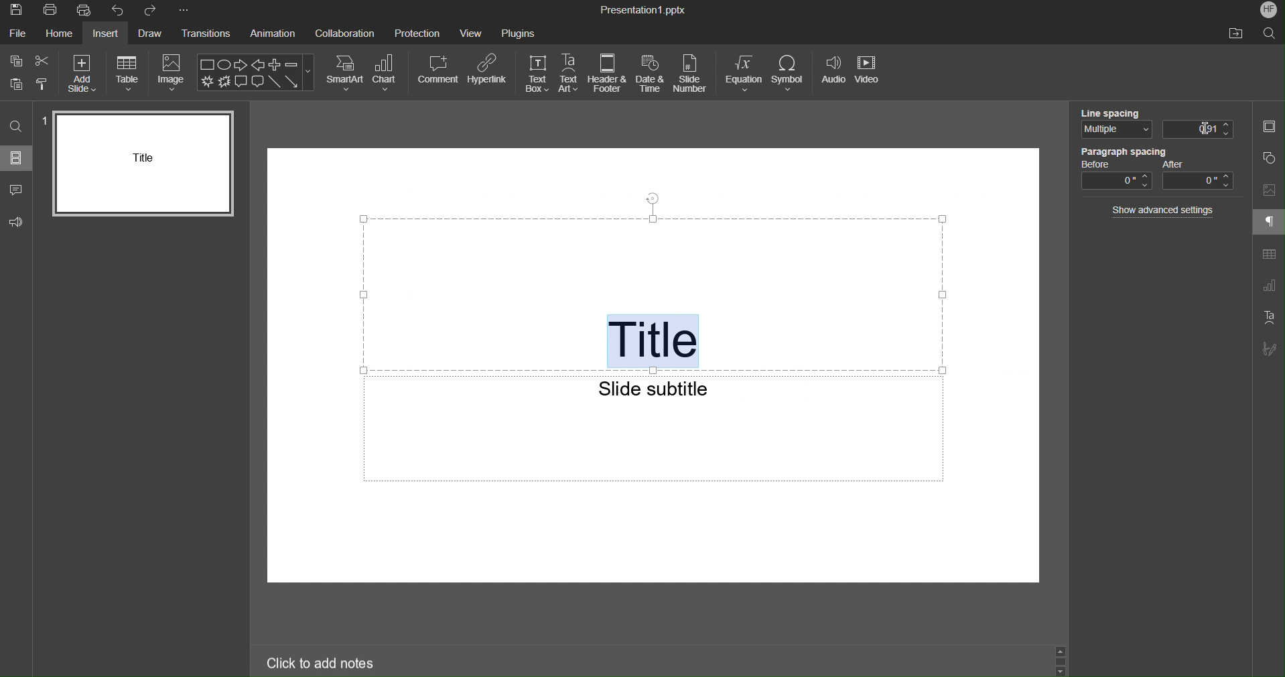  I want to click on Animation, so click(272, 35).